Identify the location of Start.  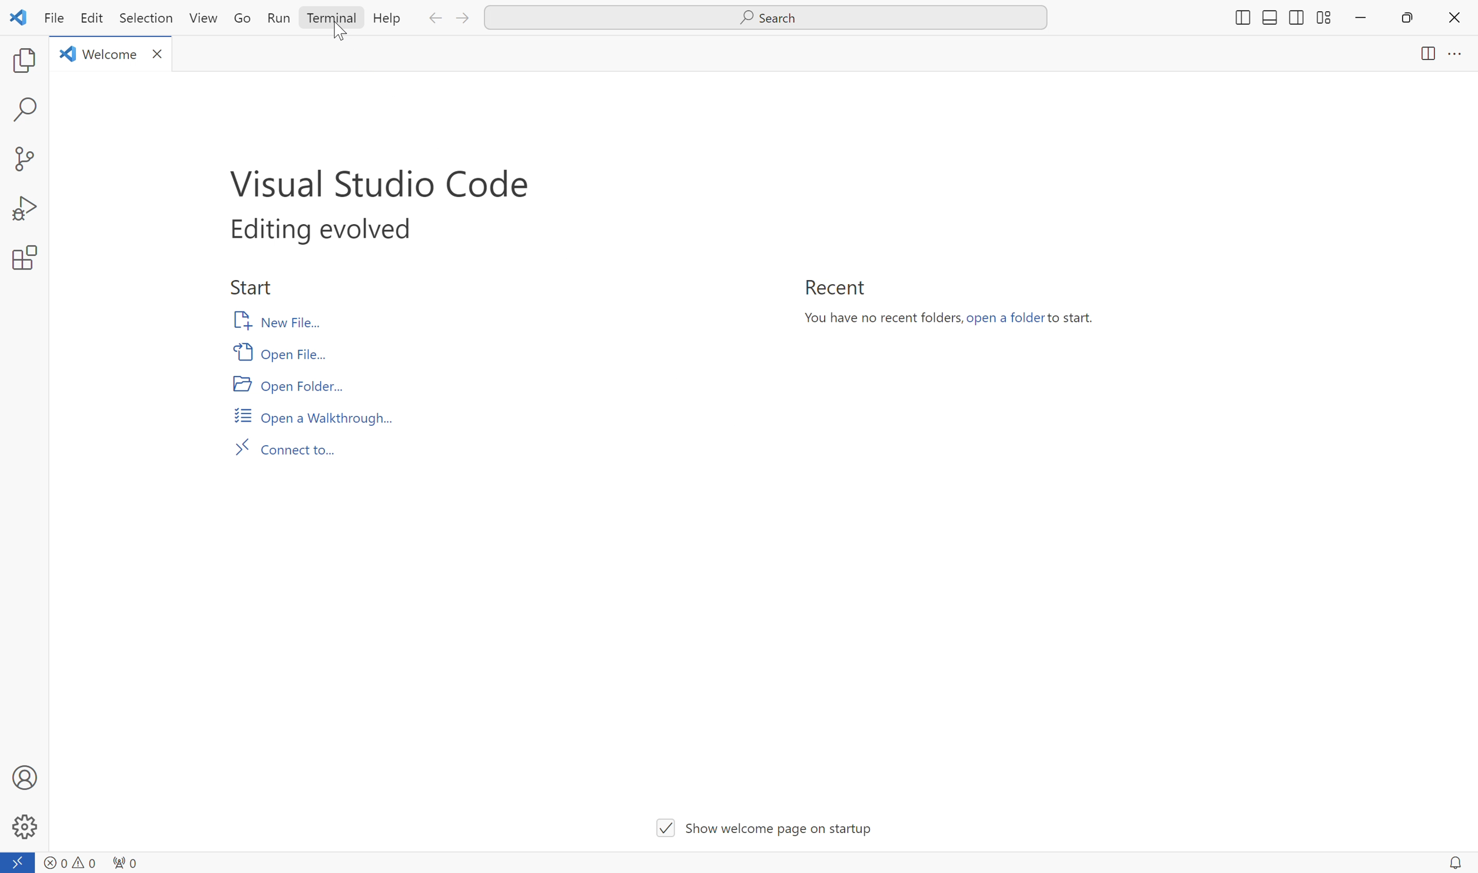
(253, 286).